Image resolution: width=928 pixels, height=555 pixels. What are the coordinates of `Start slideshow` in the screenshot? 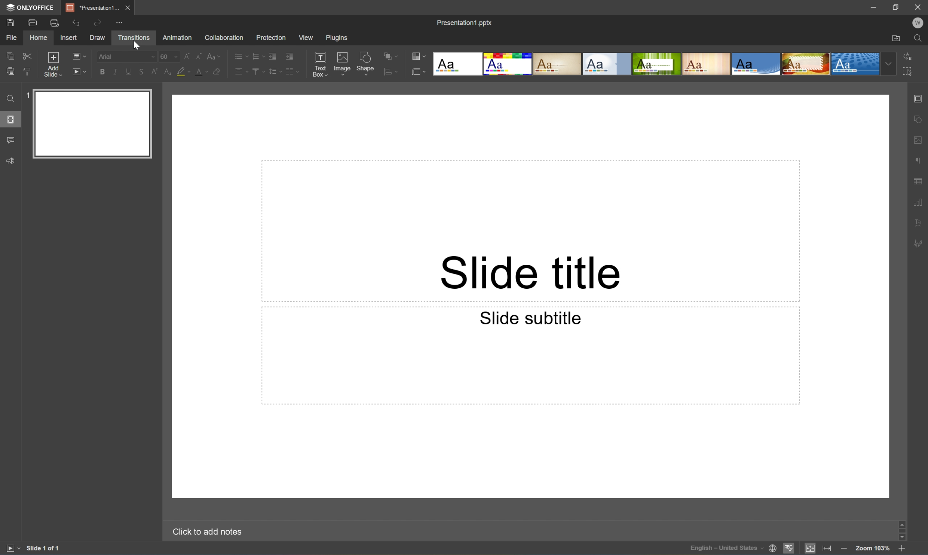 It's located at (79, 73).